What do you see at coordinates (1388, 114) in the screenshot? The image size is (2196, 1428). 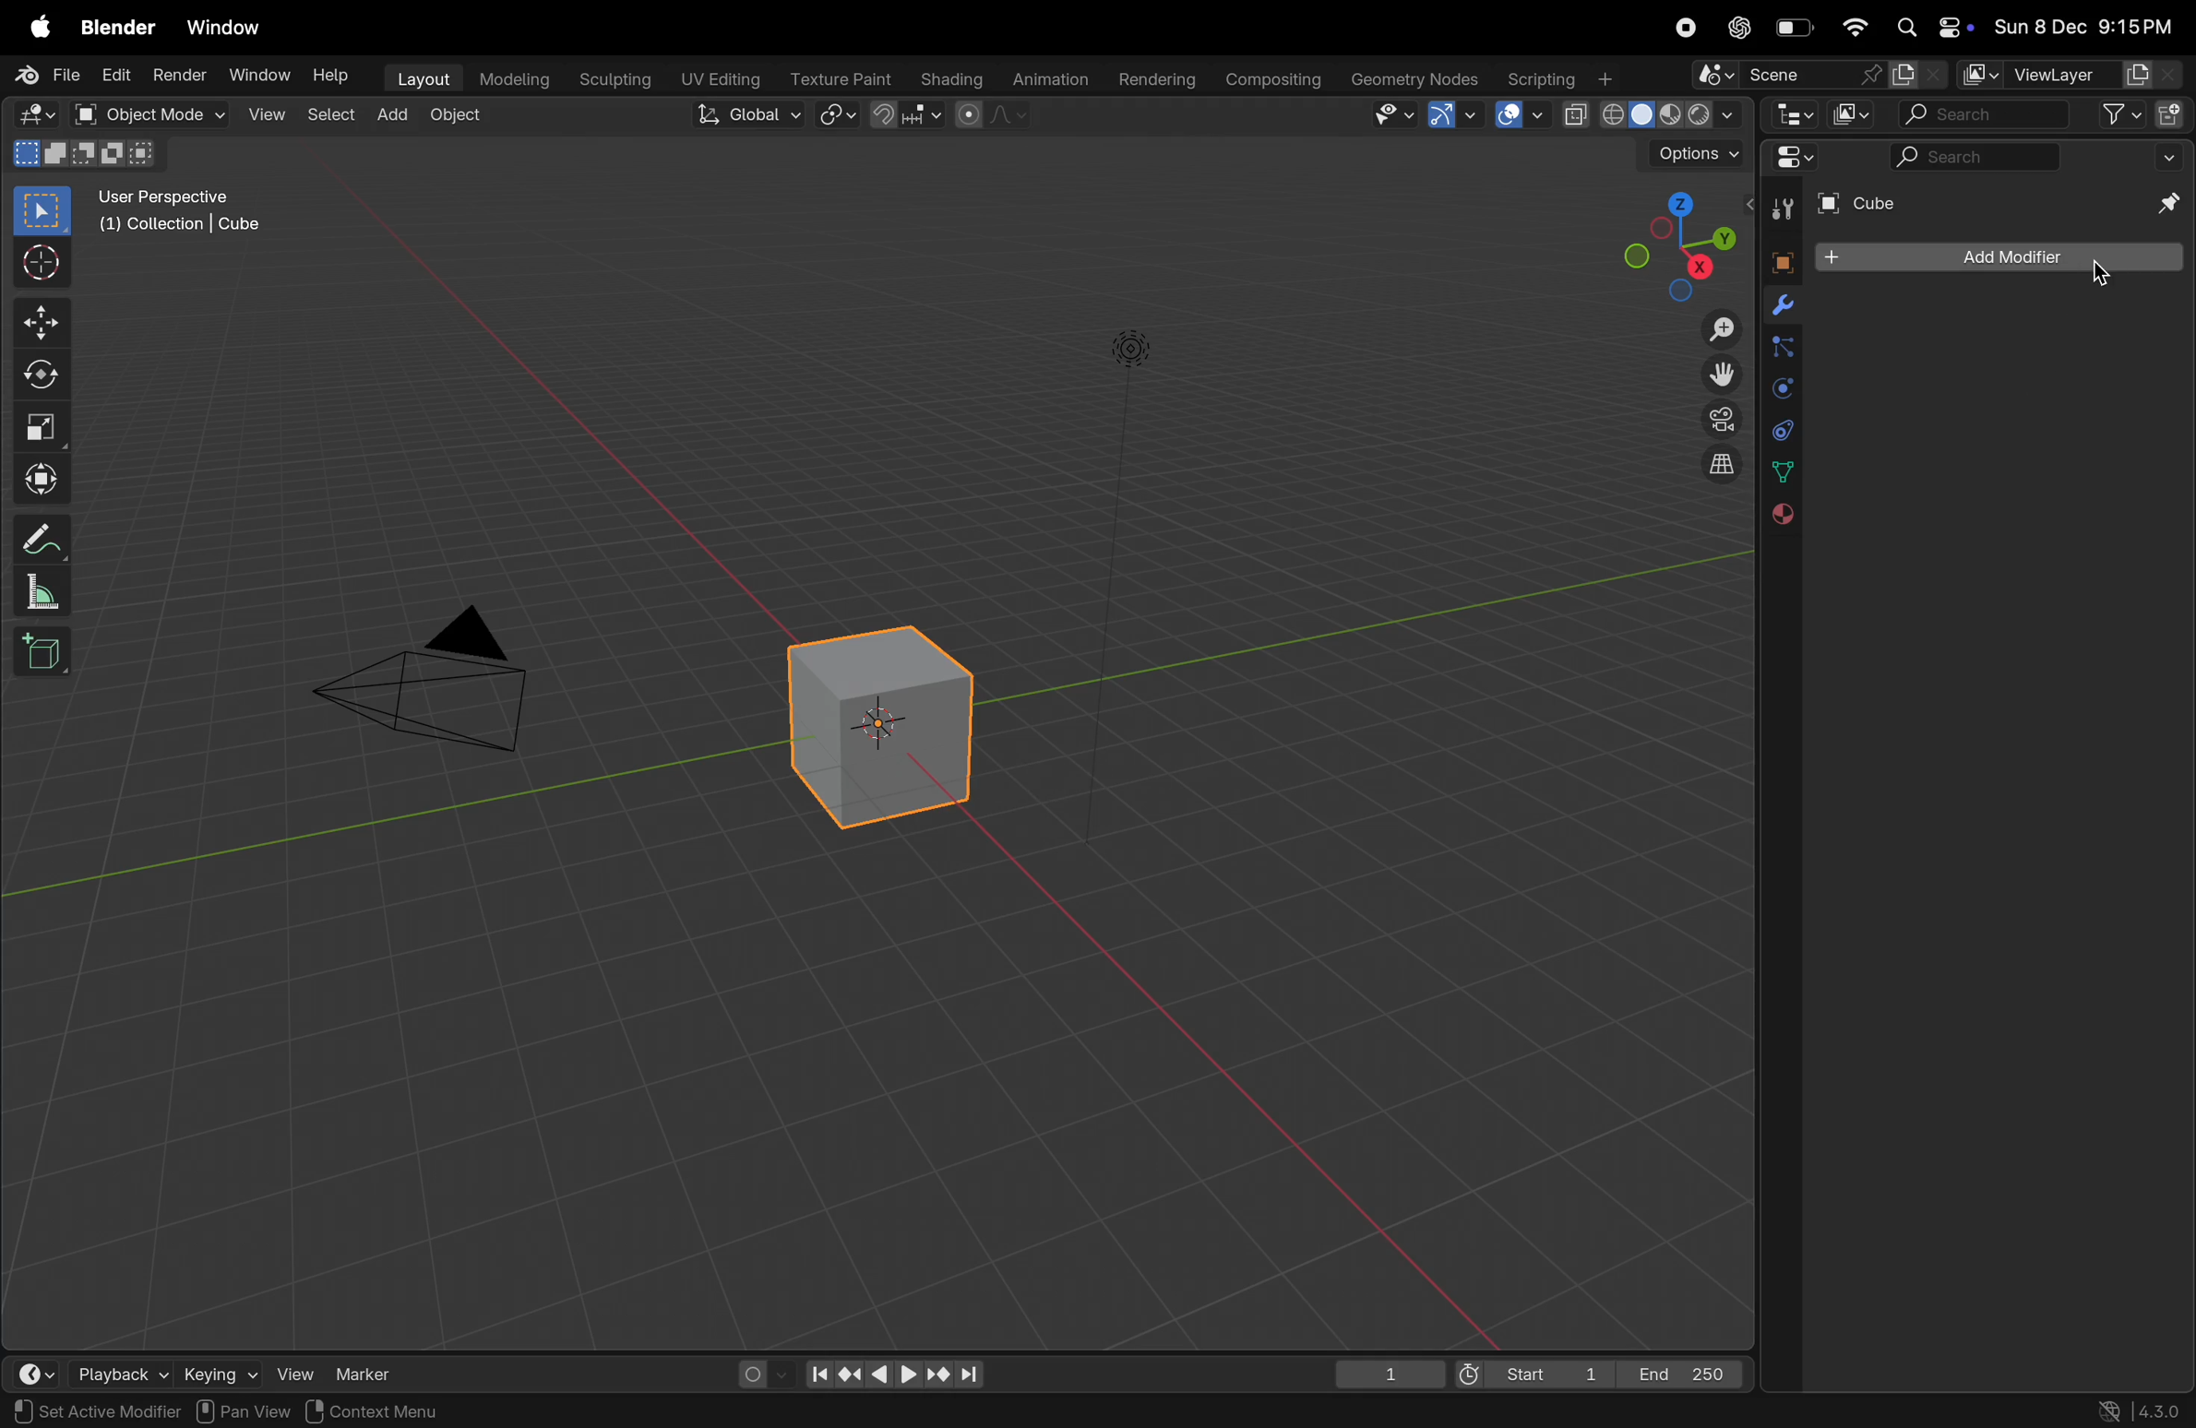 I see `selectibality` at bounding box center [1388, 114].